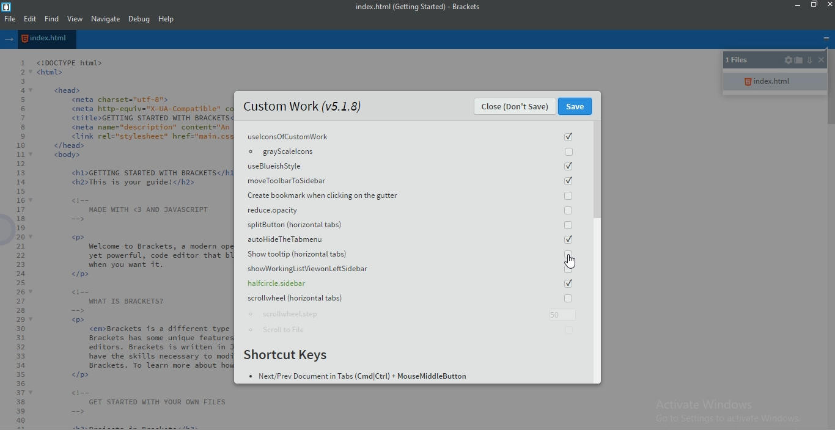 This screenshot has height=430, width=835. I want to click on index.html (Getting Started) - Brackets, so click(424, 6).